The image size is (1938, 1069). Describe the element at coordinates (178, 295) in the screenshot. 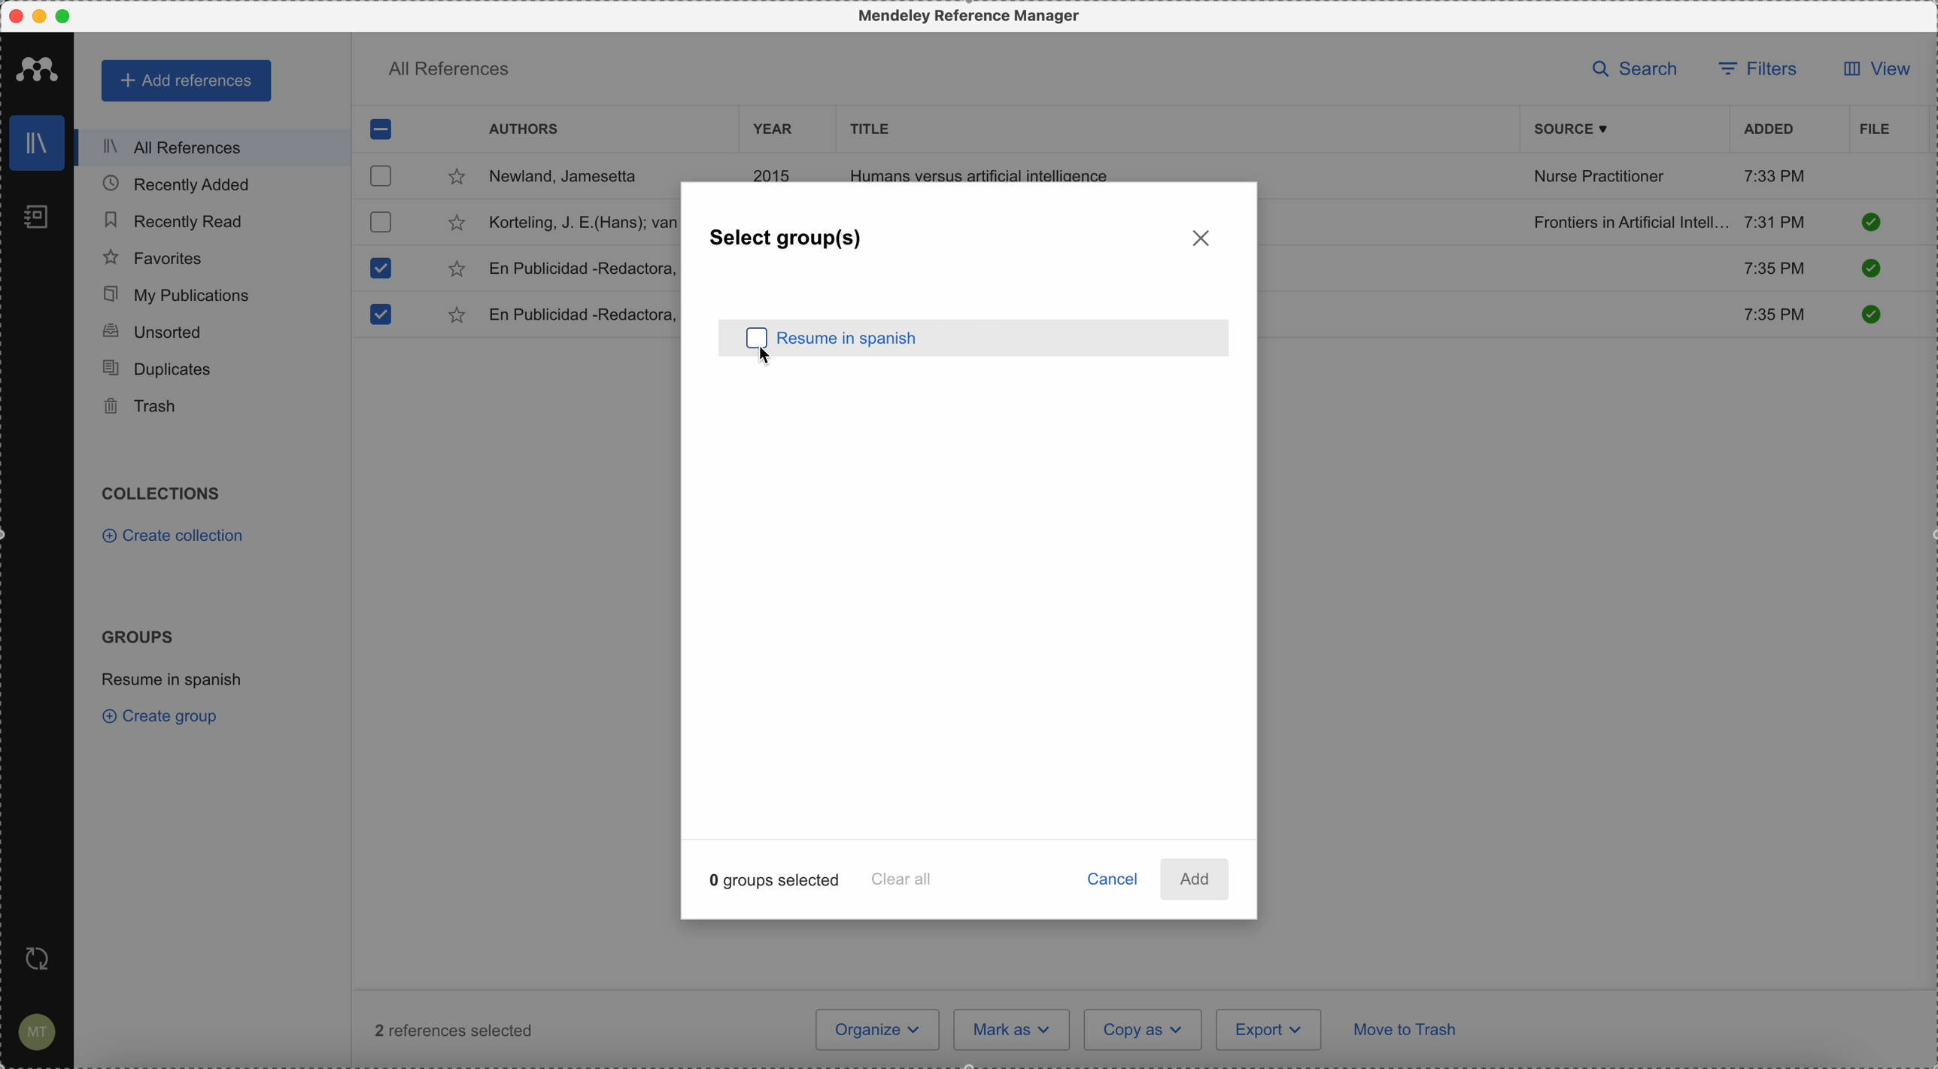

I see `my publications` at that location.